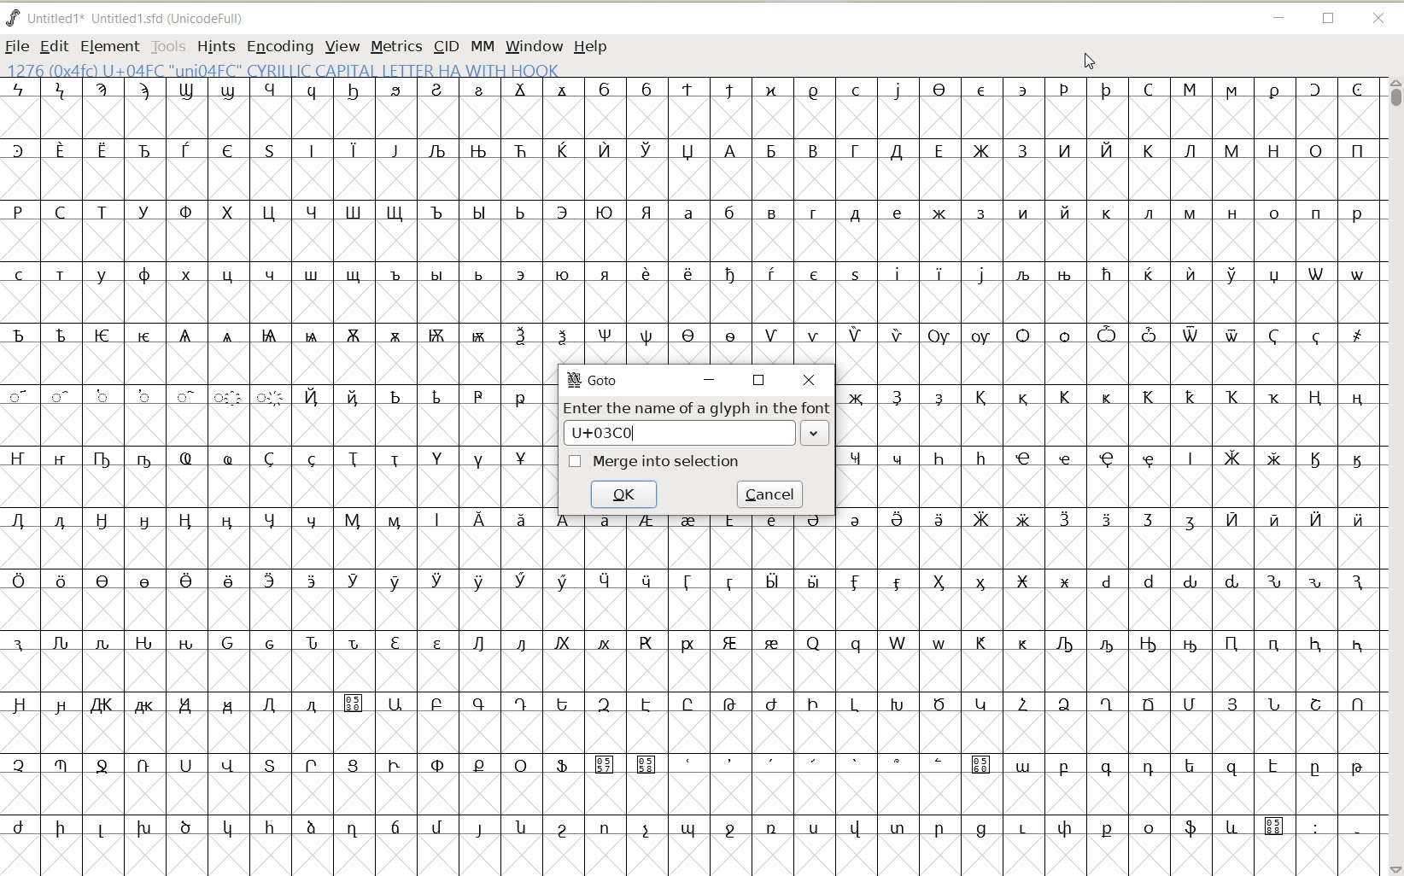 The image size is (1404, 876). What do you see at coordinates (708, 381) in the screenshot?
I see `minimize` at bounding box center [708, 381].